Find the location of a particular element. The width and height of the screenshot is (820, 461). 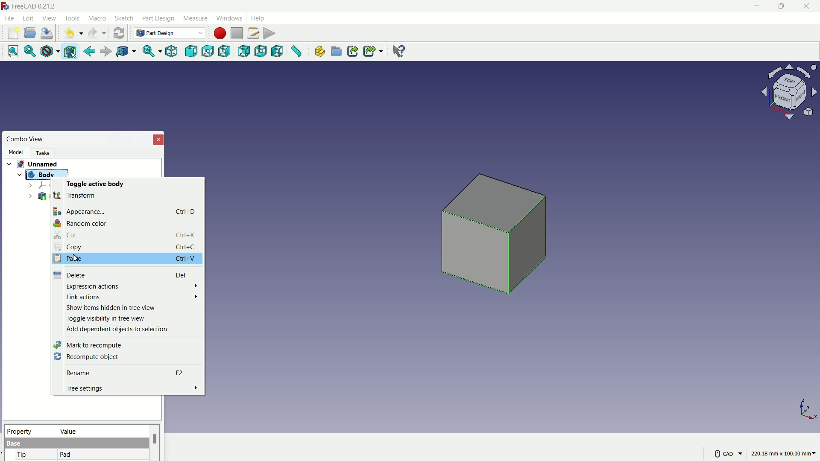

new file is located at coordinates (13, 33).